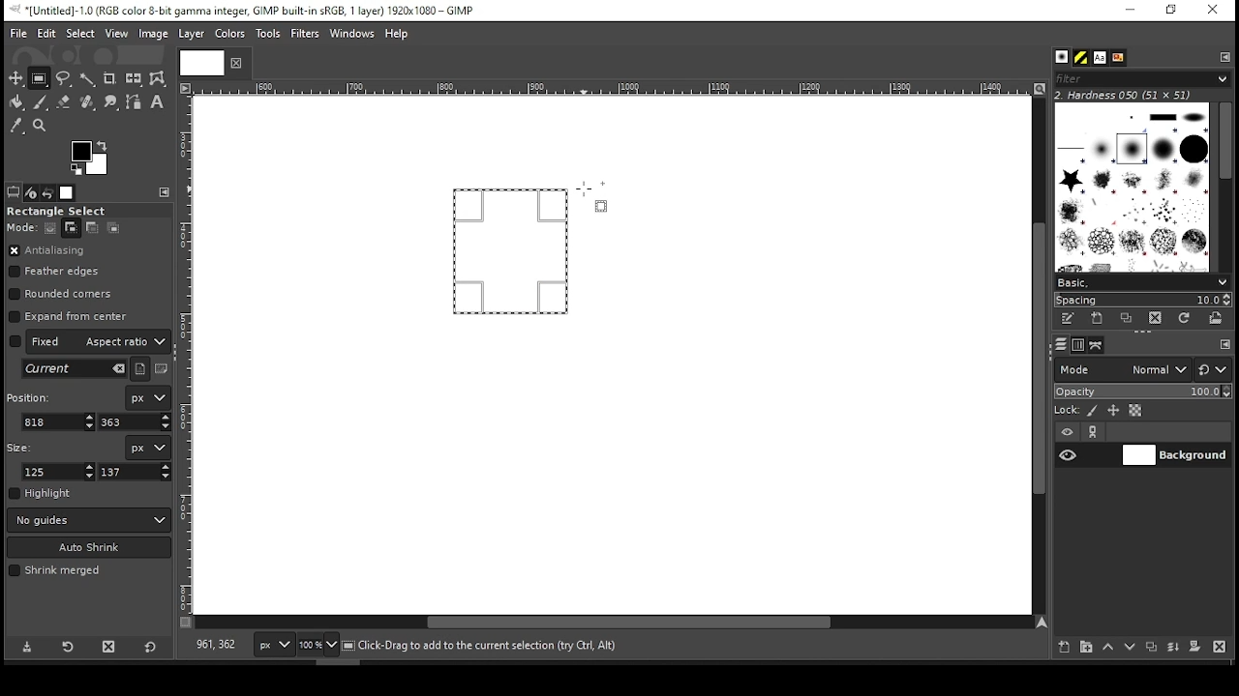  I want to click on layer , so click(1174, 455).